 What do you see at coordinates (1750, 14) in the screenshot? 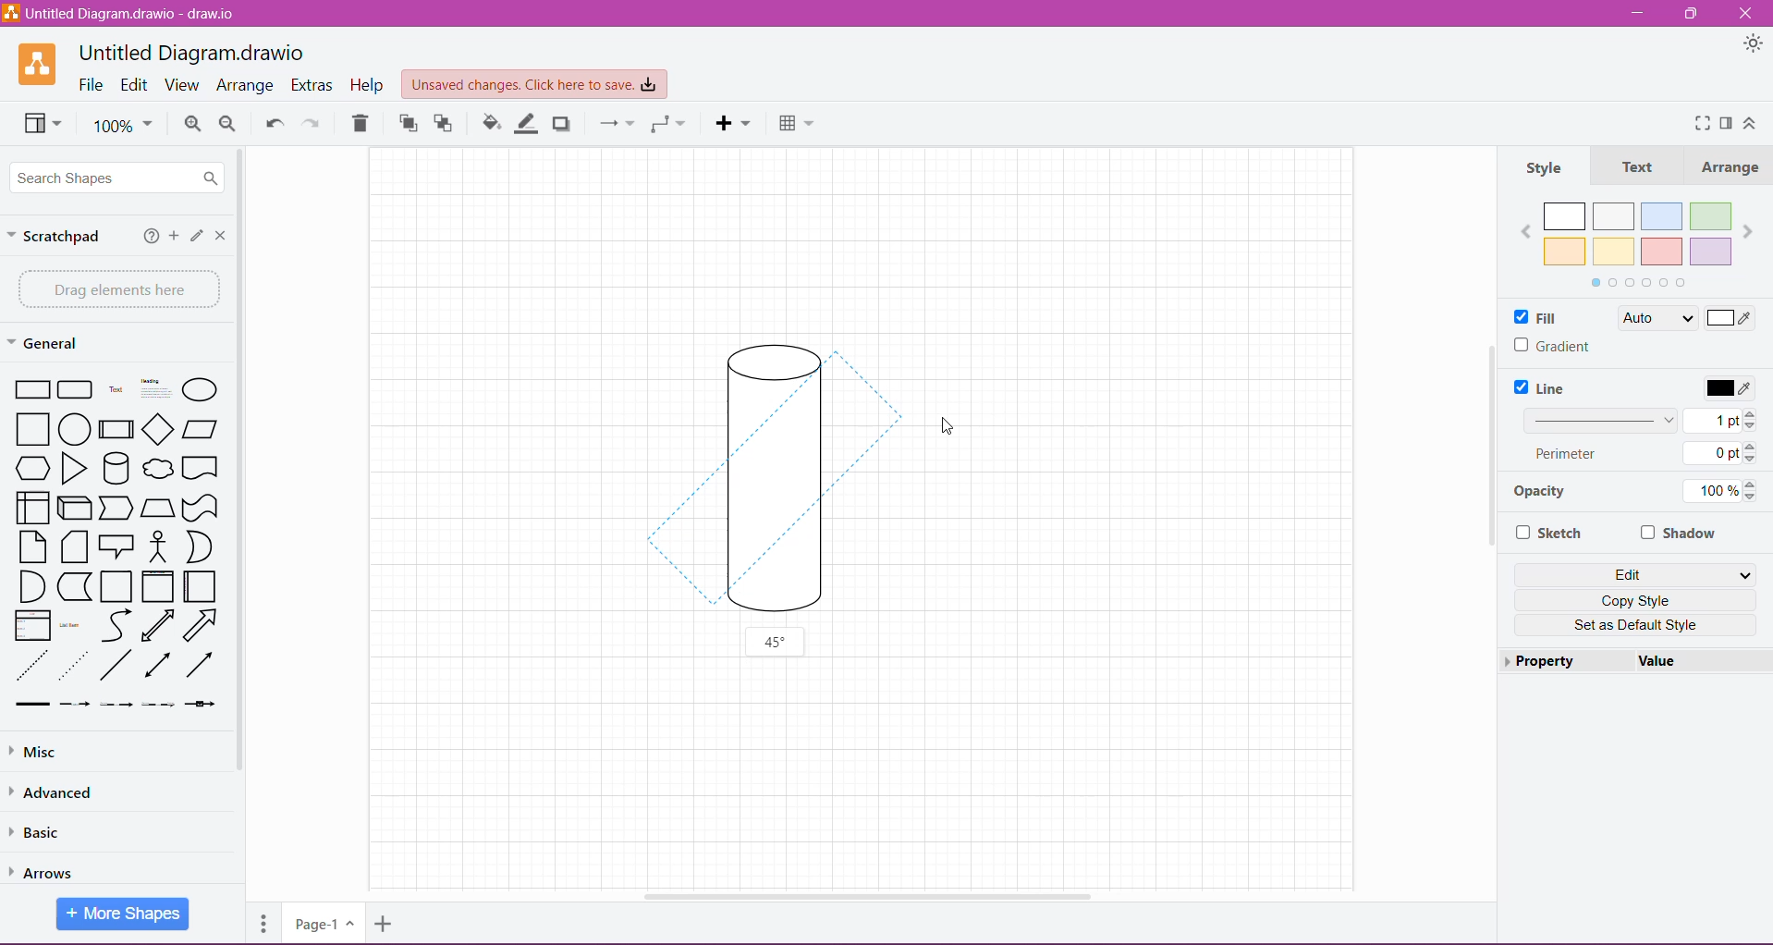
I see `Close` at bounding box center [1750, 14].